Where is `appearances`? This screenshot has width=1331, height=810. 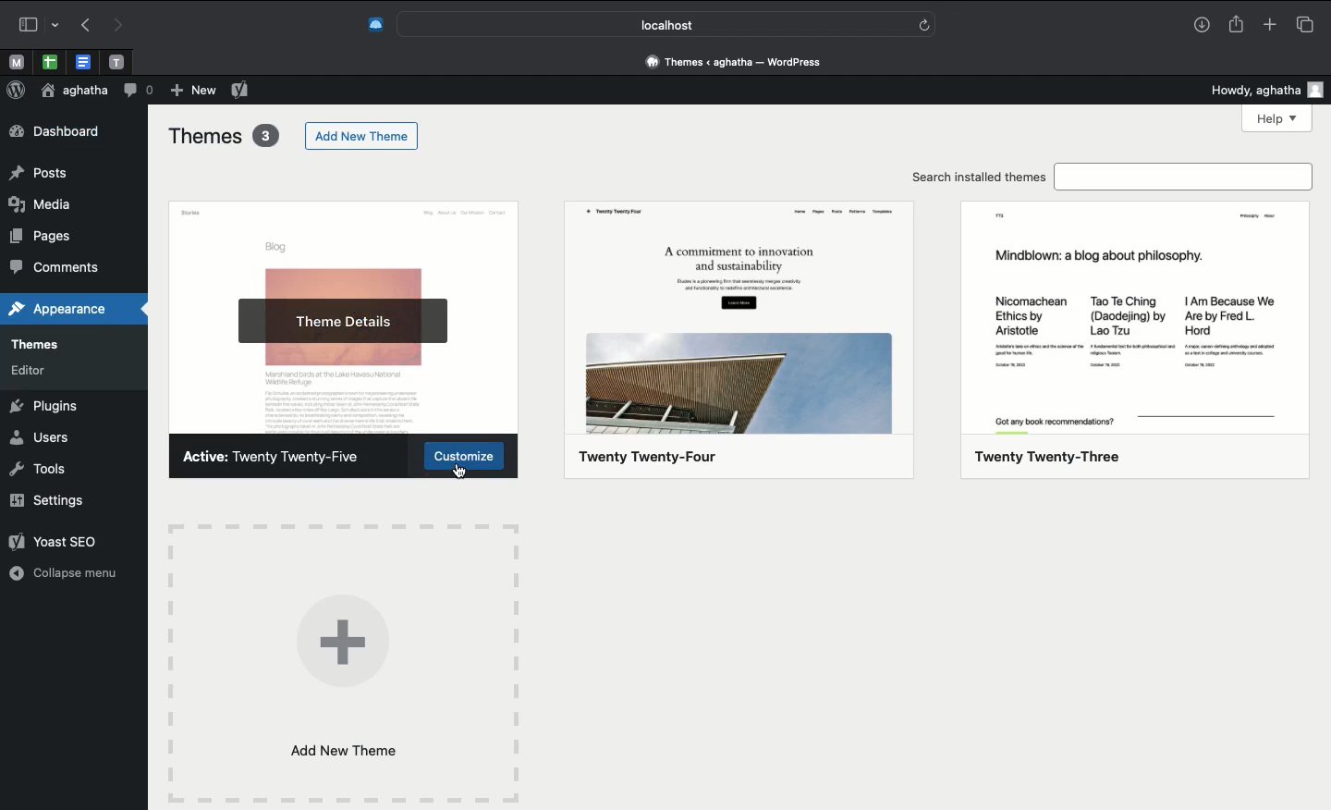
appearances is located at coordinates (58, 309).